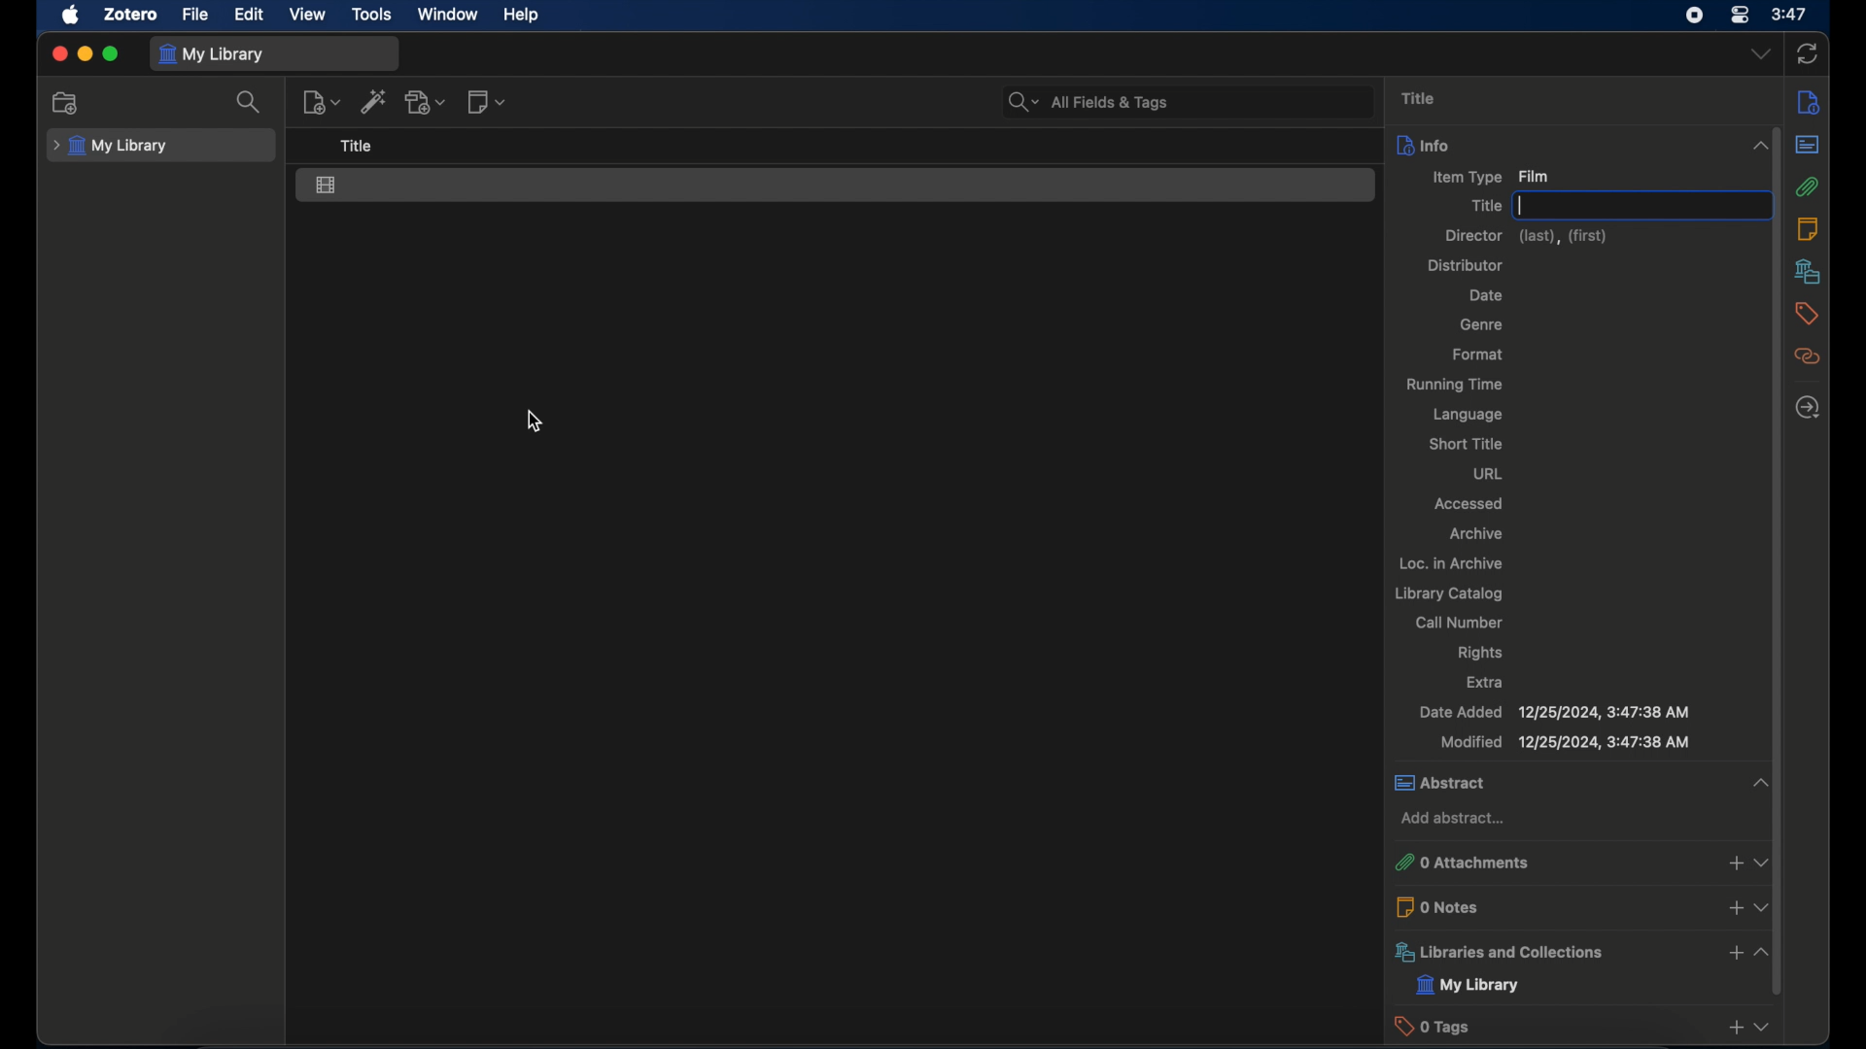  Describe the element at coordinates (320, 102) in the screenshot. I see `new item` at that location.